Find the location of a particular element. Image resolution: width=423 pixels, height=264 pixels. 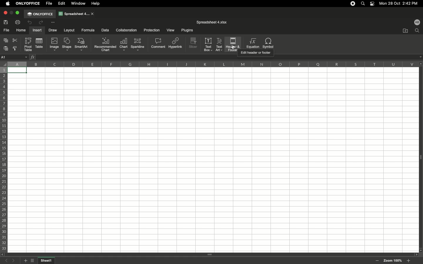

Maximize is located at coordinates (18, 13).